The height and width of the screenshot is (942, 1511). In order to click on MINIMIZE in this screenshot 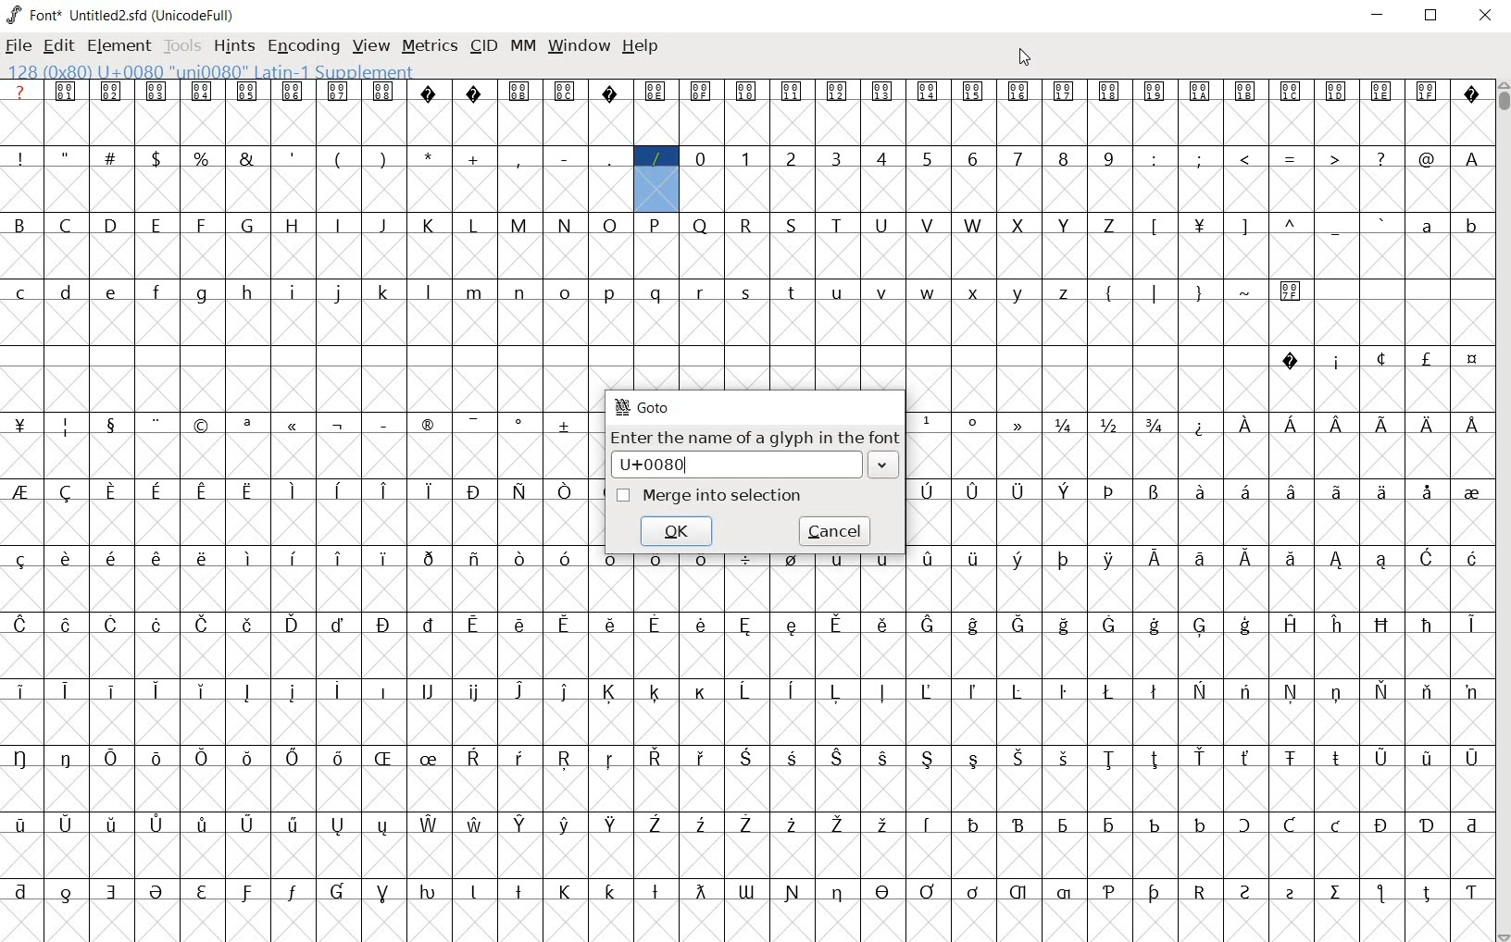, I will do `click(1380, 14)`.